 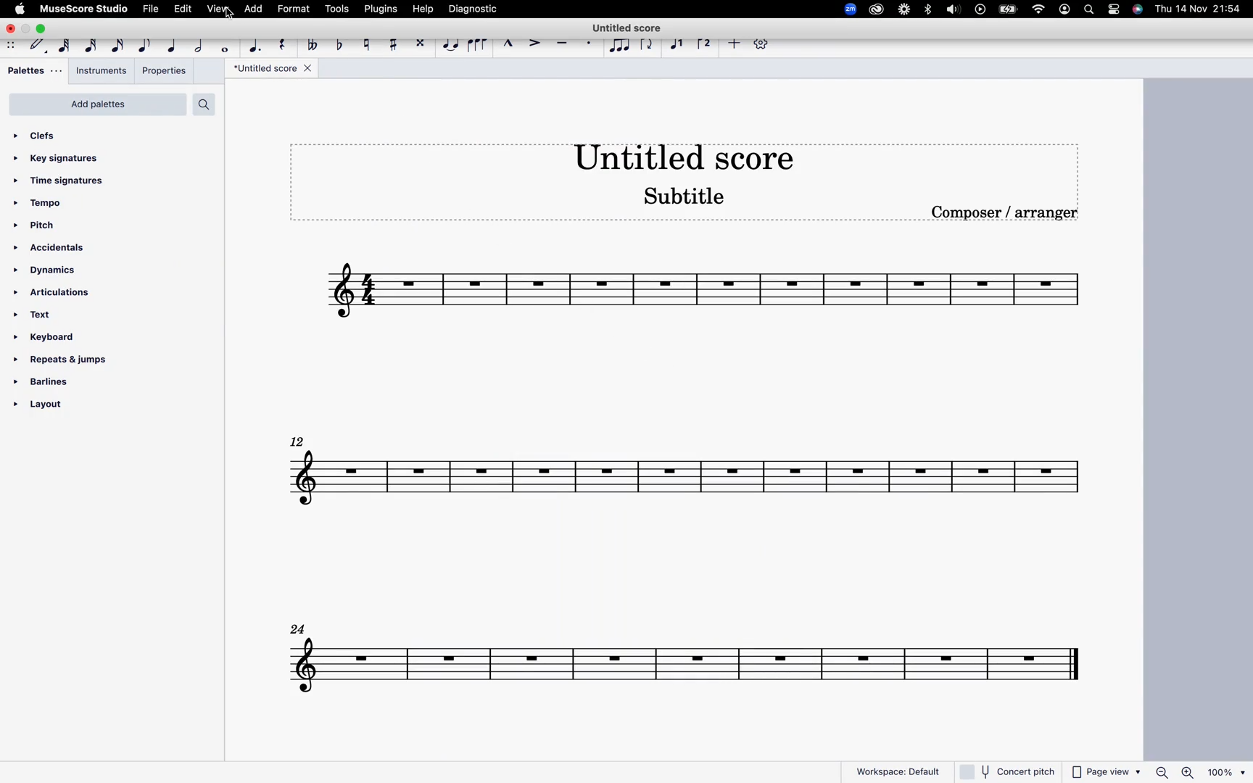 I want to click on edit, so click(x=183, y=9).